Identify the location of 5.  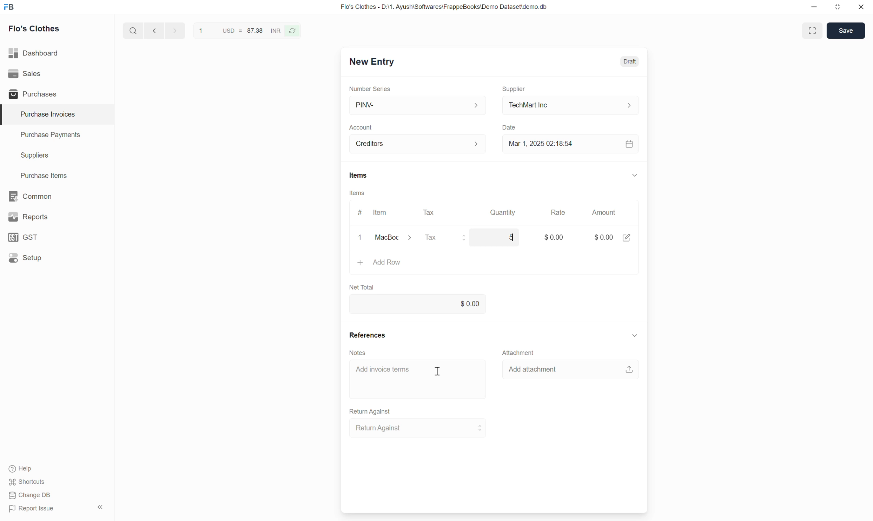
(511, 237).